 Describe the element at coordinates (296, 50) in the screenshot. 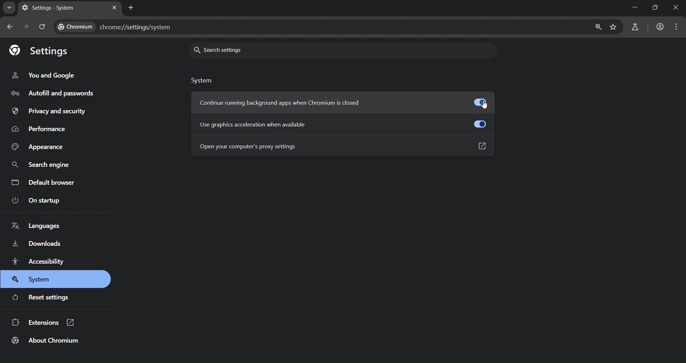

I see `search settings` at that location.